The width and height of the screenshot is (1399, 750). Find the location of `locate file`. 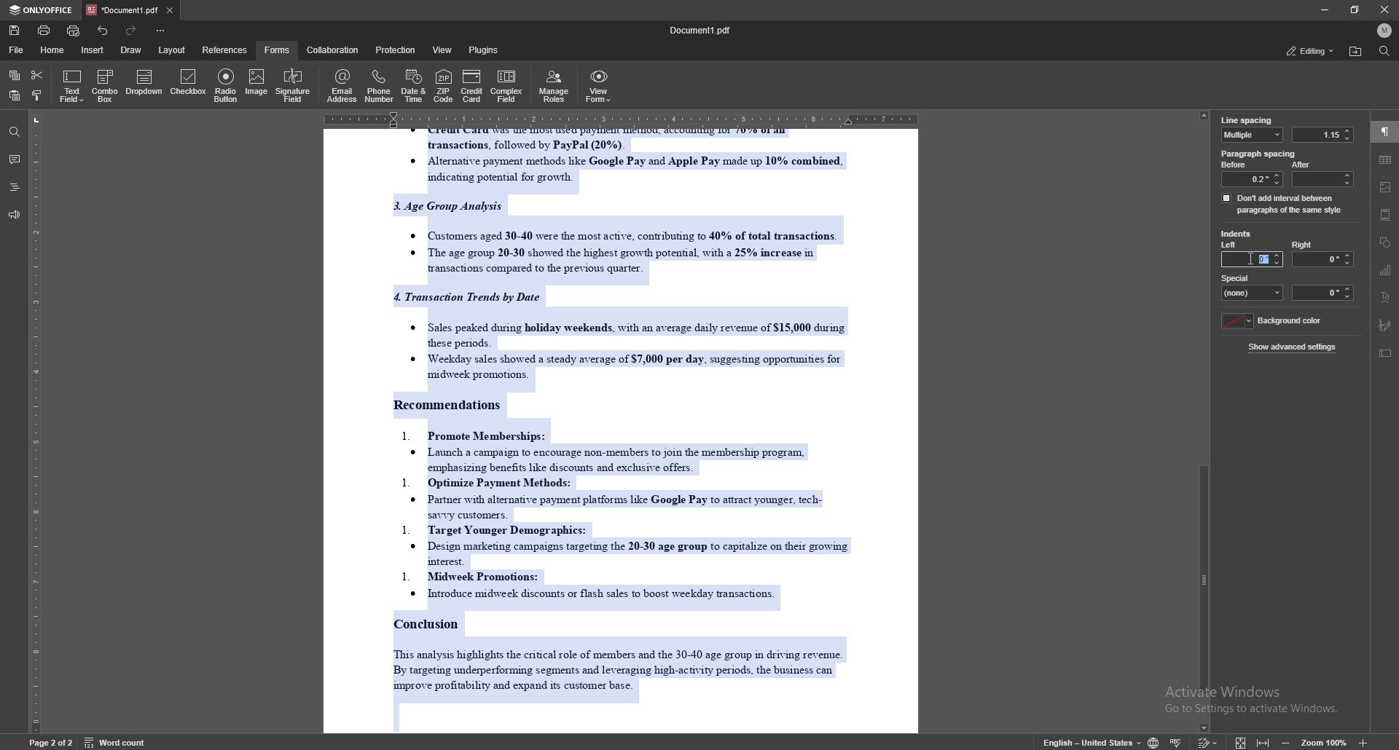

locate file is located at coordinates (1355, 52).